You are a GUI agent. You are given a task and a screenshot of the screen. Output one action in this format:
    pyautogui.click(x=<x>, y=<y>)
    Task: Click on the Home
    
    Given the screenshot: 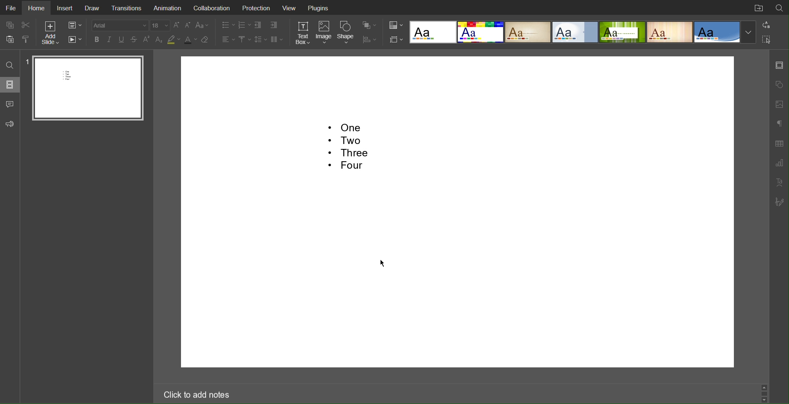 What is the action you would take?
    pyautogui.click(x=36, y=8)
    